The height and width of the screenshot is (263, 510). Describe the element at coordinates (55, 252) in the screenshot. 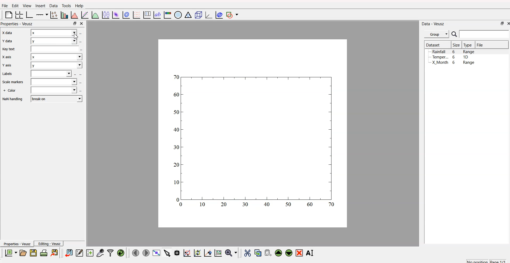

I see `export to graphics format` at that location.